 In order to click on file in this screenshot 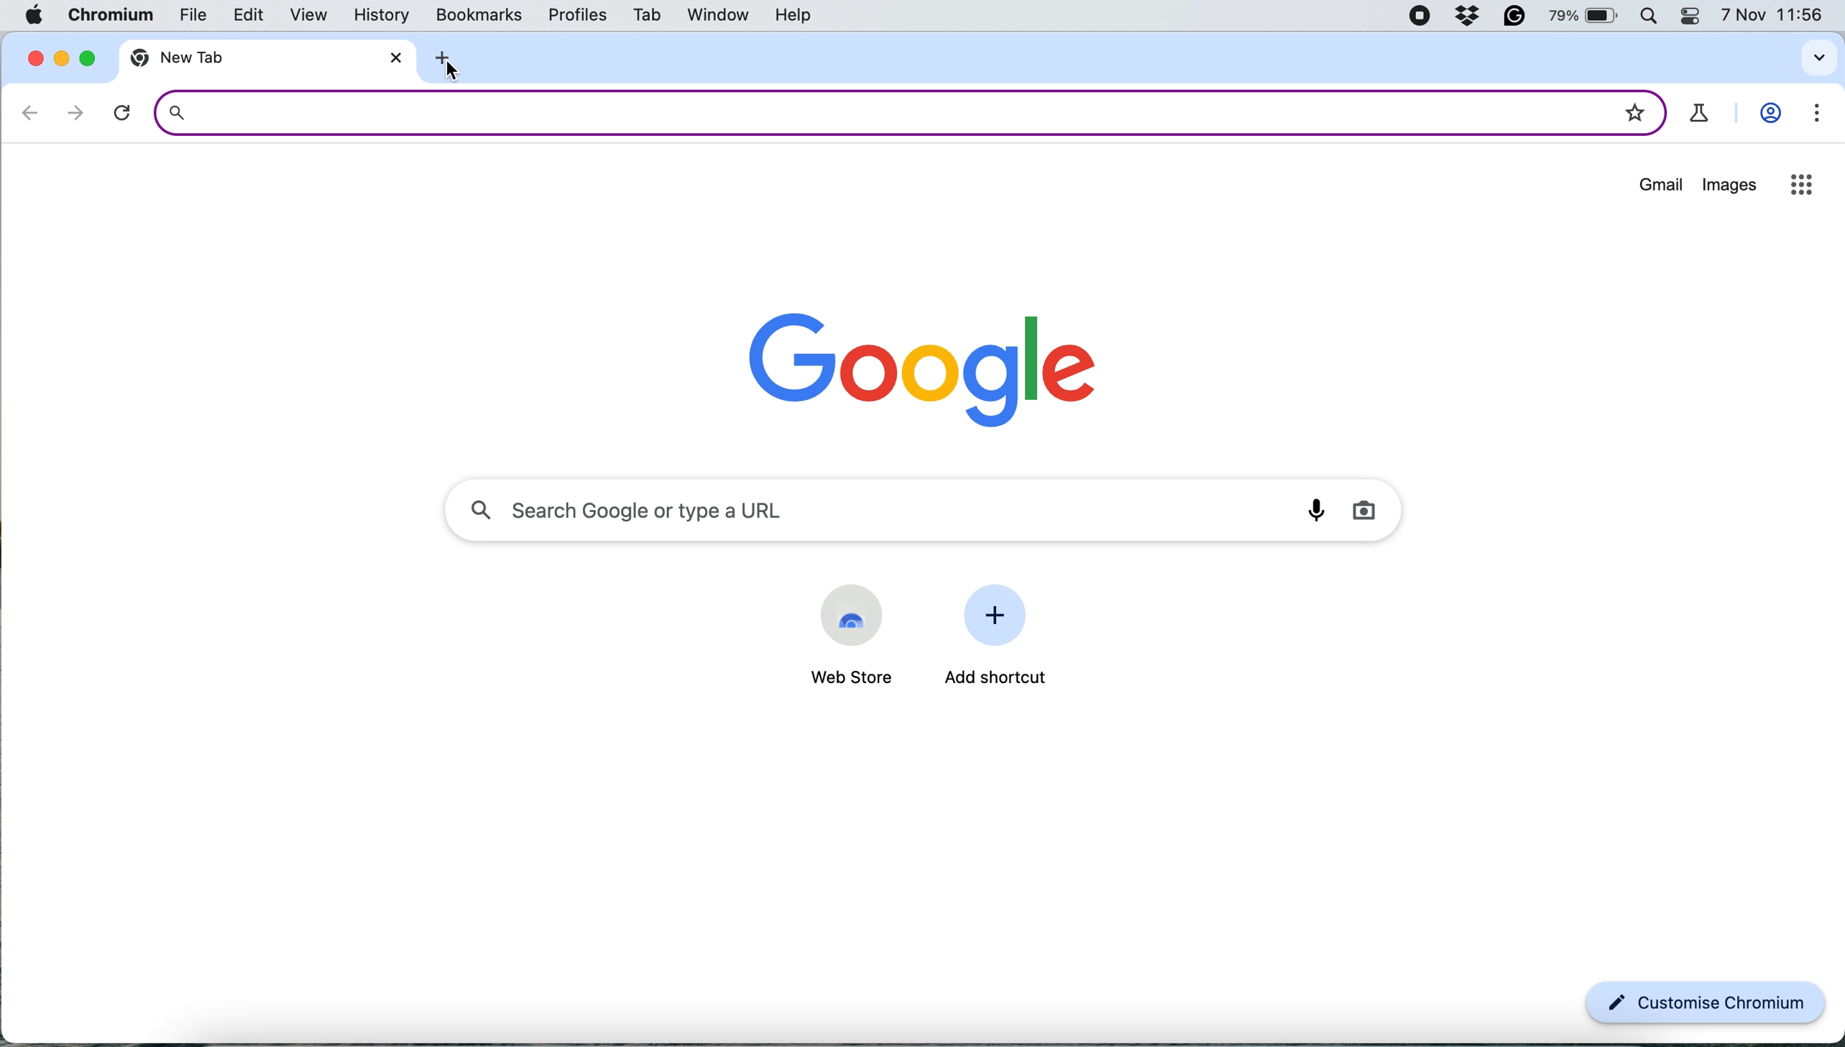, I will do `click(184, 17)`.